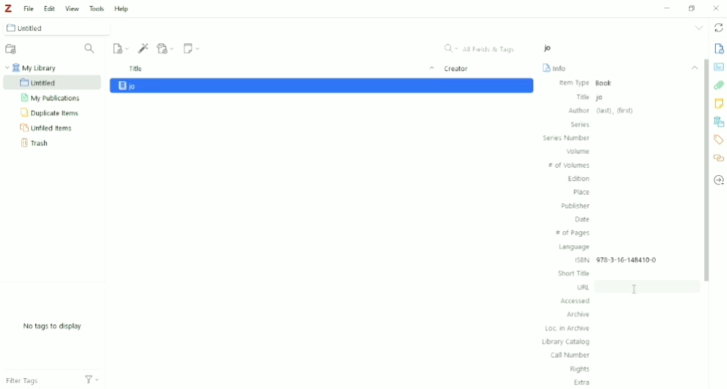 The width and height of the screenshot is (727, 389). Describe the element at coordinates (28, 8) in the screenshot. I see `File` at that location.